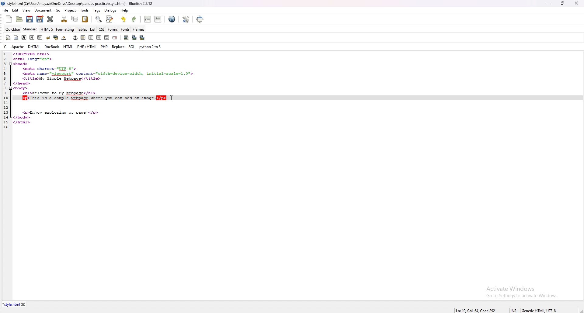 This screenshot has height=313, width=584. I want to click on sql, so click(132, 47).